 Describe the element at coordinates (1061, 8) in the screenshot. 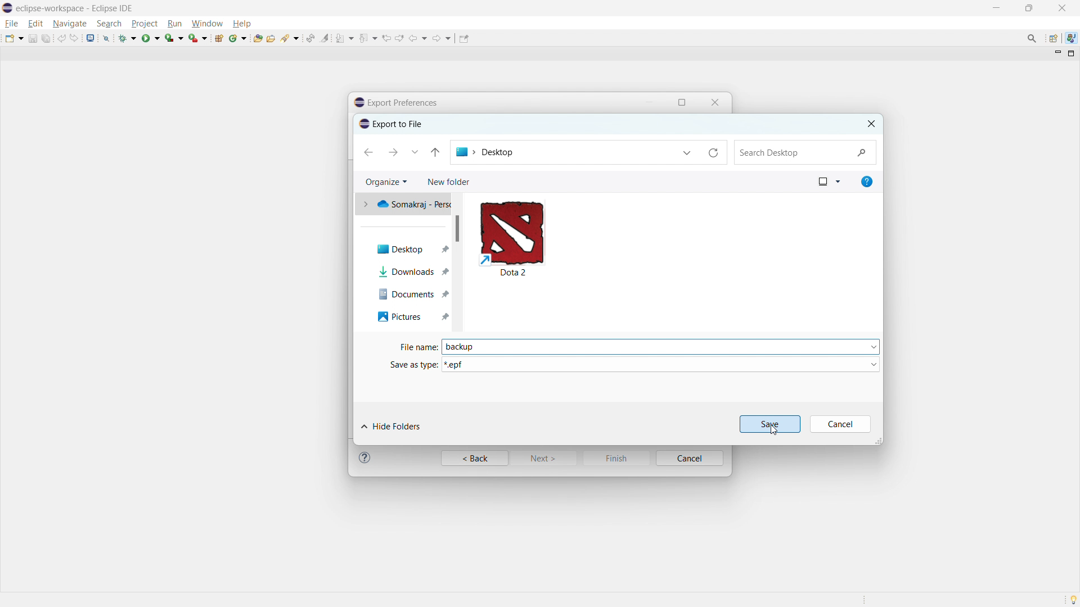

I see `close` at that location.